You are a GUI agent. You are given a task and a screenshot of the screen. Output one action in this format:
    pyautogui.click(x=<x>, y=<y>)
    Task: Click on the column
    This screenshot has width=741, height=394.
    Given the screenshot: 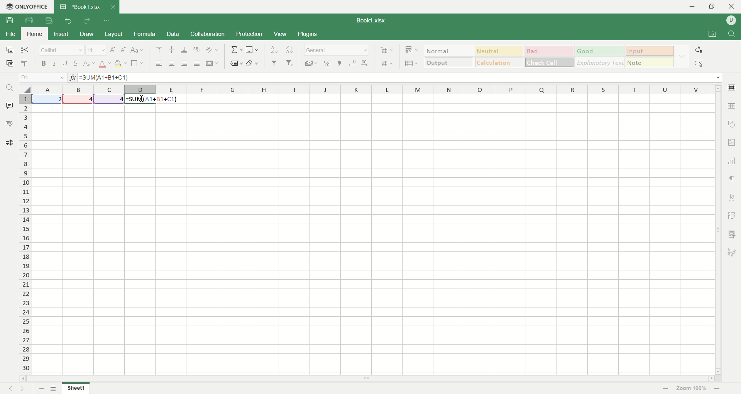 What is the action you would take?
    pyautogui.click(x=374, y=89)
    